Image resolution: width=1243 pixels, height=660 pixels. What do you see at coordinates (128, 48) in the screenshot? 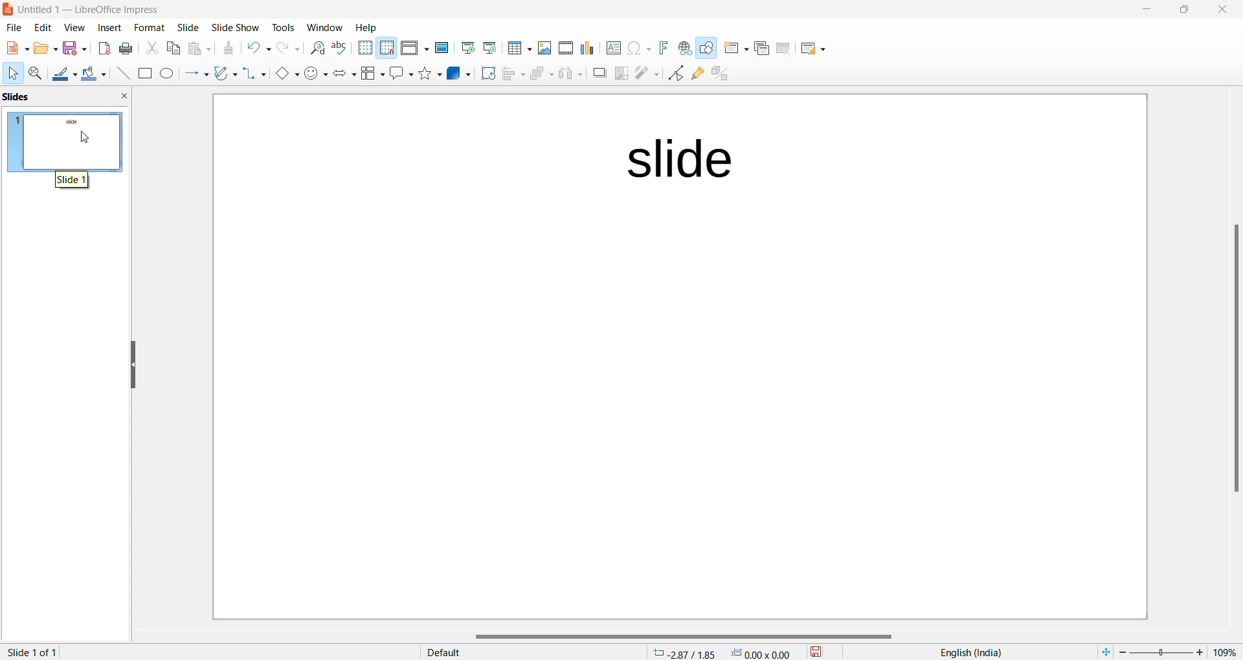
I see `Print` at bounding box center [128, 48].